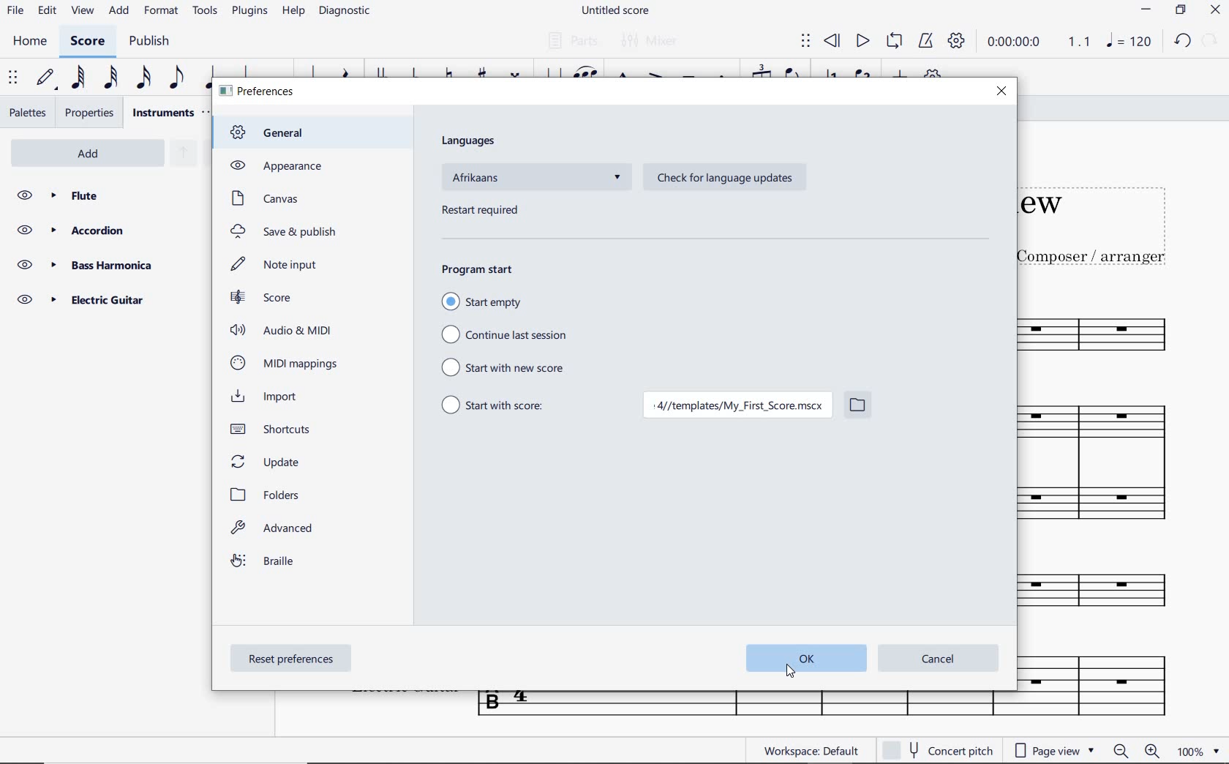 This screenshot has width=1229, height=764. Describe the element at coordinates (143, 78) in the screenshot. I see `16th note` at that location.